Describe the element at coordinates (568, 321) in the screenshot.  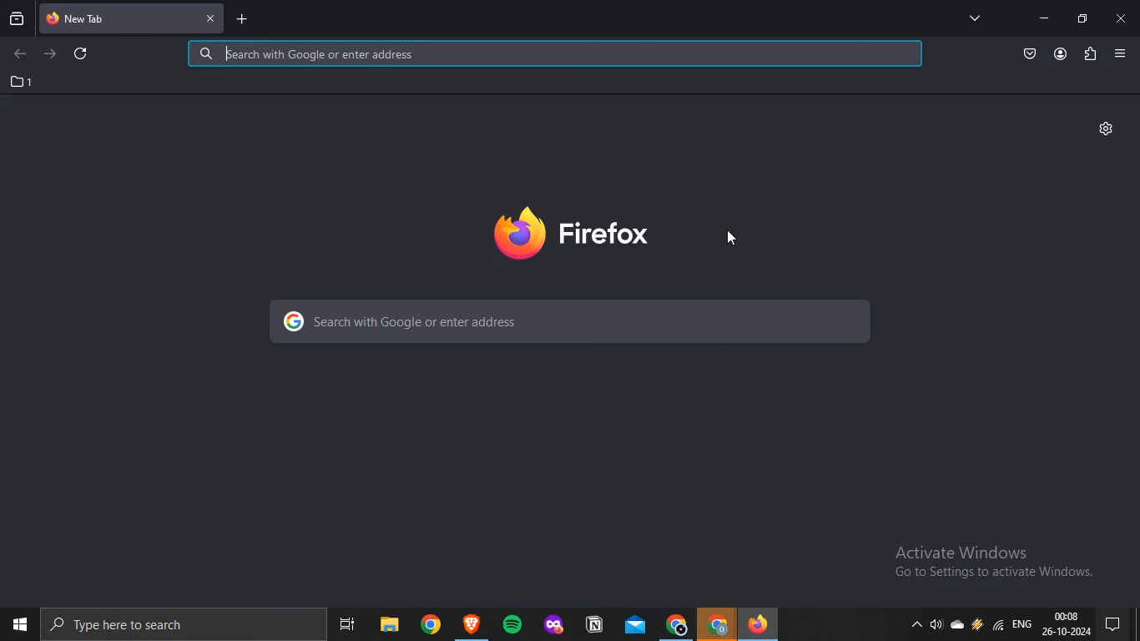
I see `search with google or enter address` at that location.